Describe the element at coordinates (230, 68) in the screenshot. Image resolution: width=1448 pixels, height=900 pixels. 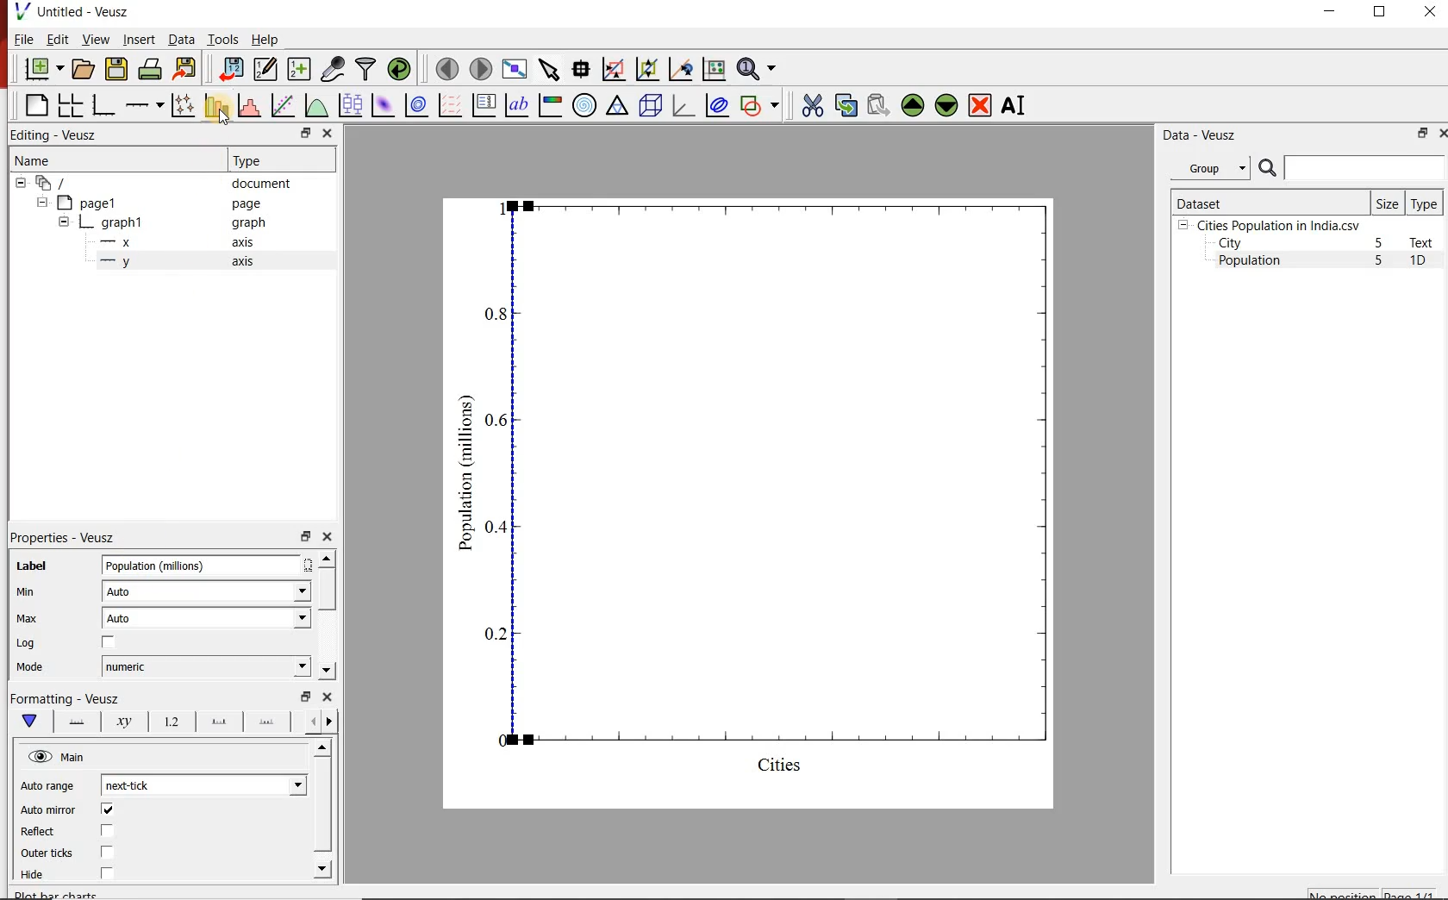
I see `import data into Veusz` at that location.